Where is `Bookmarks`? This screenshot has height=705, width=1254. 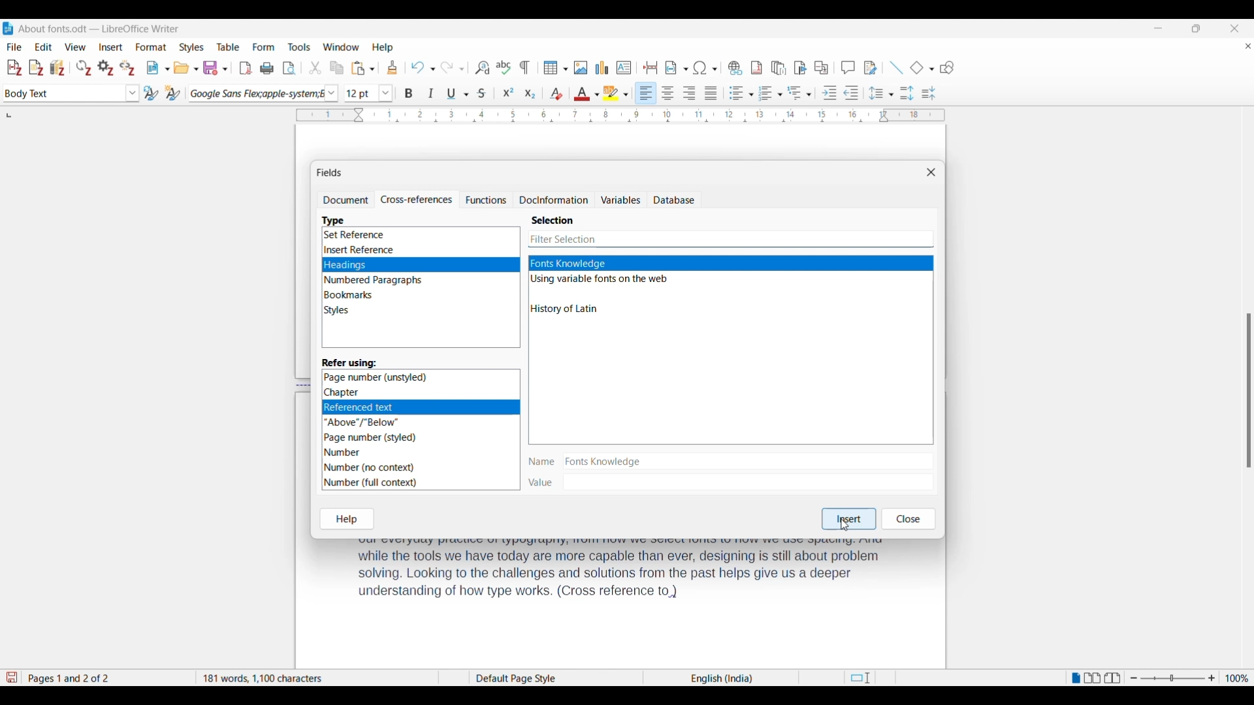
Bookmarks is located at coordinates (349, 295).